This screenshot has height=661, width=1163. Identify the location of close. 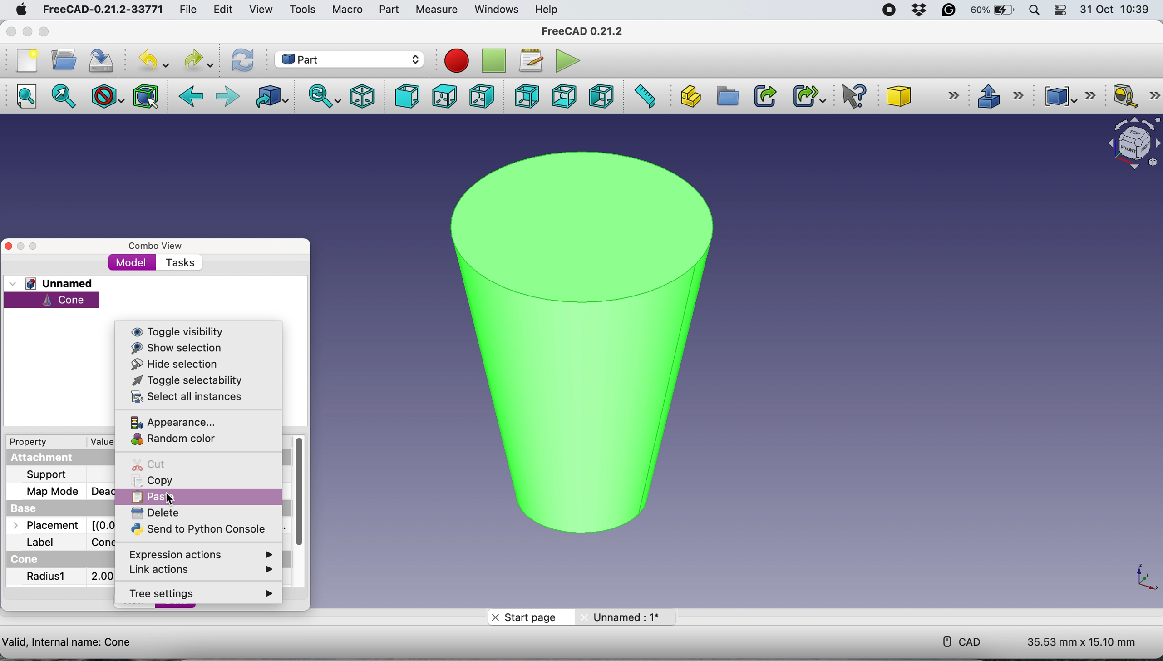
(9, 246).